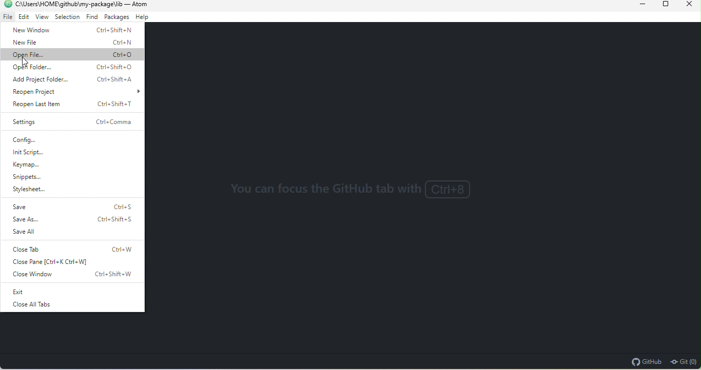 The height and width of the screenshot is (370, 701). What do you see at coordinates (67, 18) in the screenshot?
I see `selection` at bounding box center [67, 18].